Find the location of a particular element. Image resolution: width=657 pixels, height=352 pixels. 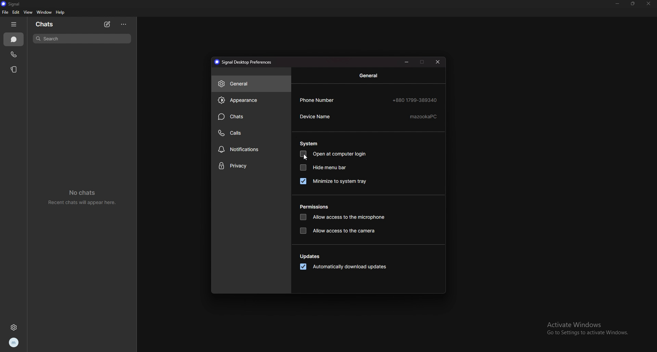

chats is located at coordinates (14, 40).